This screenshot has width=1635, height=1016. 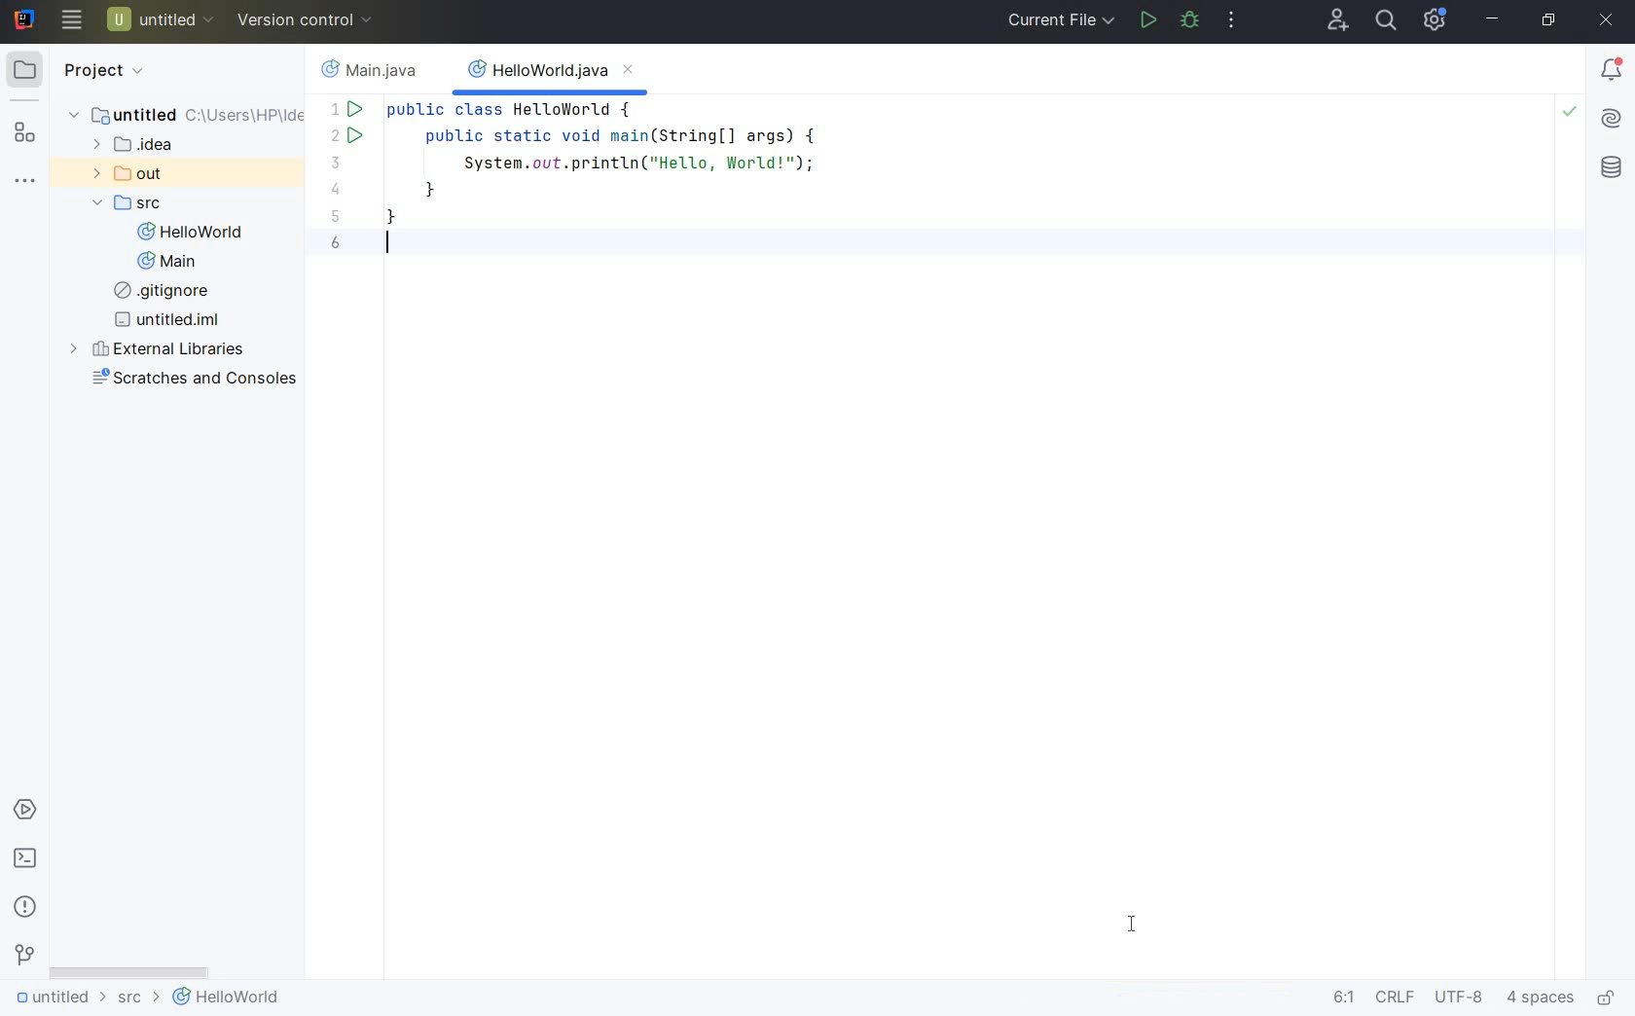 I want to click on IDE & PROJECT SETTINGS, so click(x=1434, y=19).